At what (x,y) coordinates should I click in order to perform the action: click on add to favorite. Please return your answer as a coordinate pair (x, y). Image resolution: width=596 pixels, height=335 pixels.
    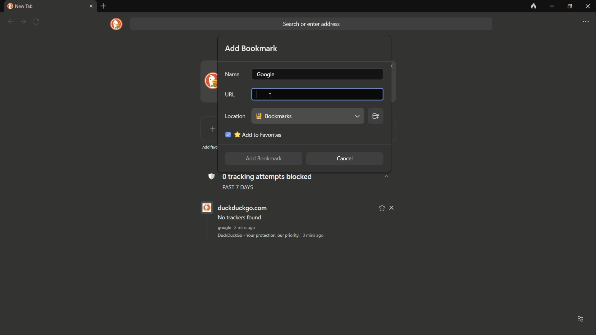
    Looking at the image, I should click on (382, 208).